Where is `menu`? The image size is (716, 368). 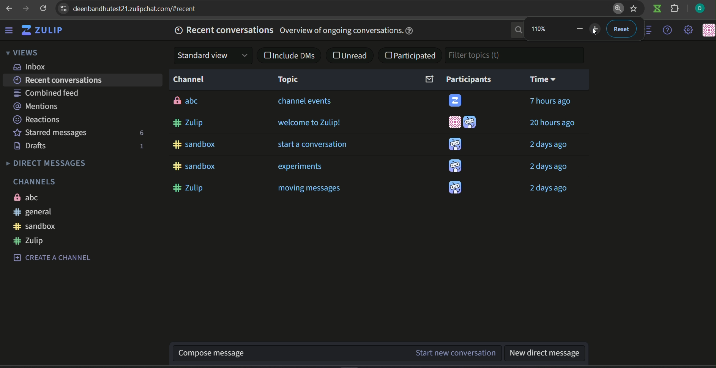 menu is located at coordinates (10, 31).